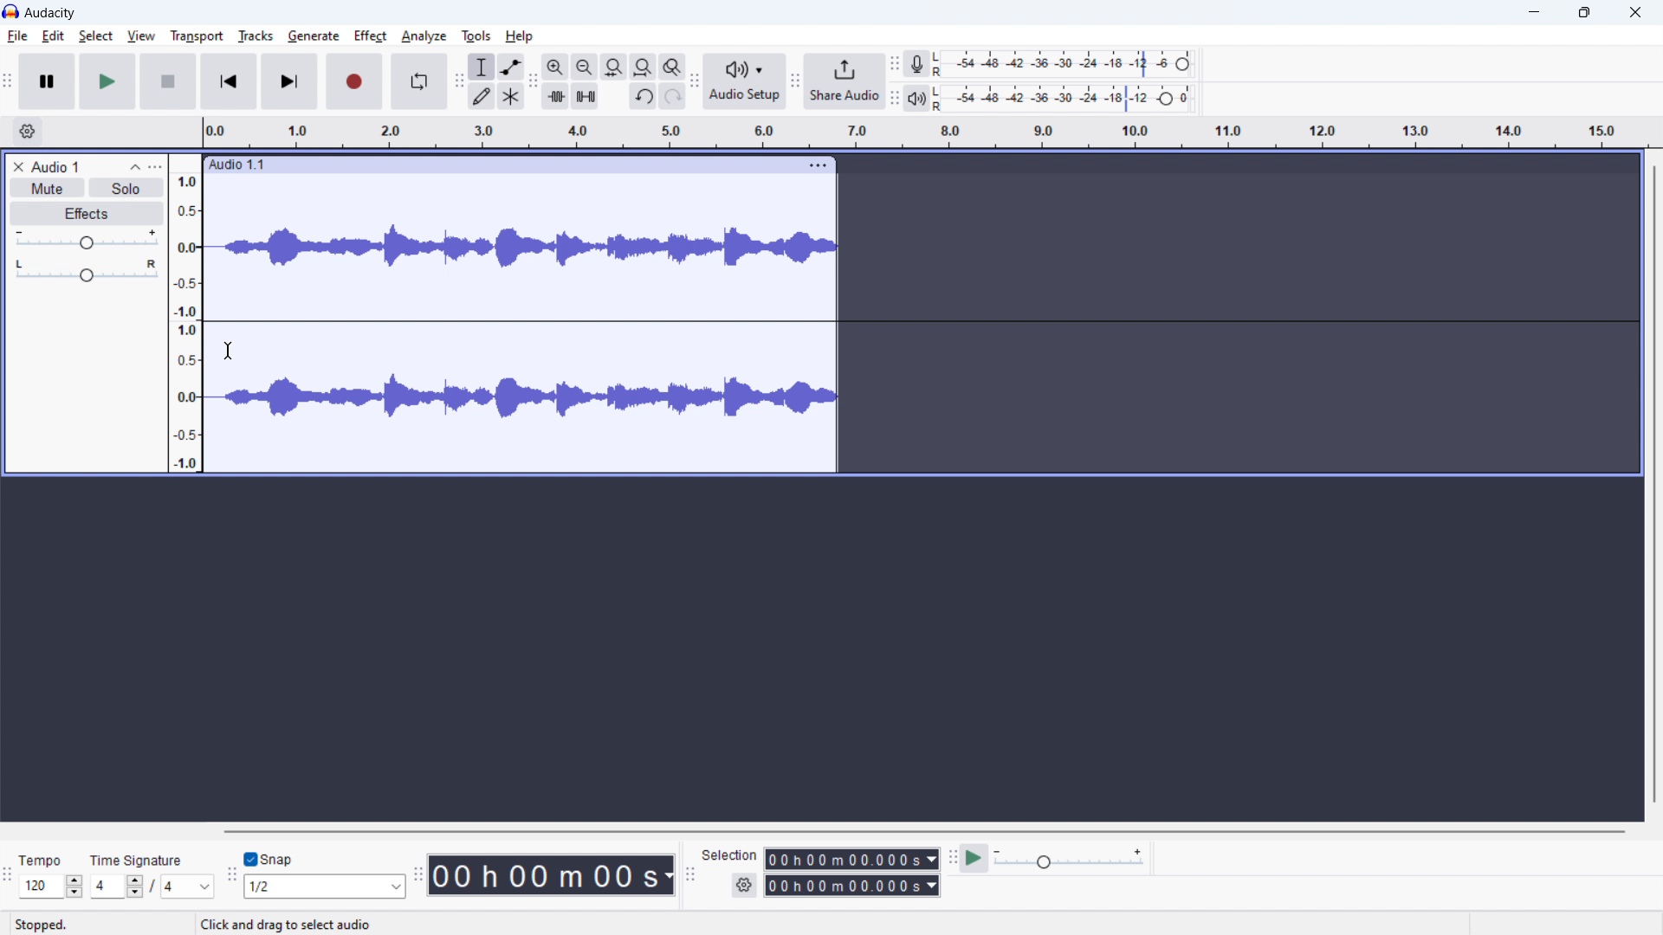  Describe the element at coordinates (40, 887) in the screenshot. I see `set tempo` at that location.